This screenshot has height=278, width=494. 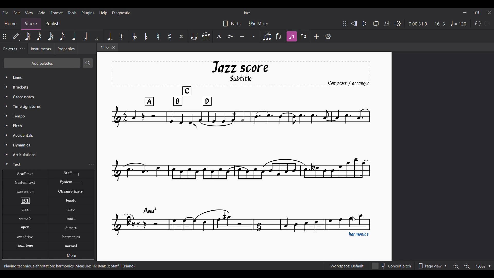 What do you see at coordinates (433, 266) in the screenshot?
I see `Preview options` at bounding box center [433, 266].